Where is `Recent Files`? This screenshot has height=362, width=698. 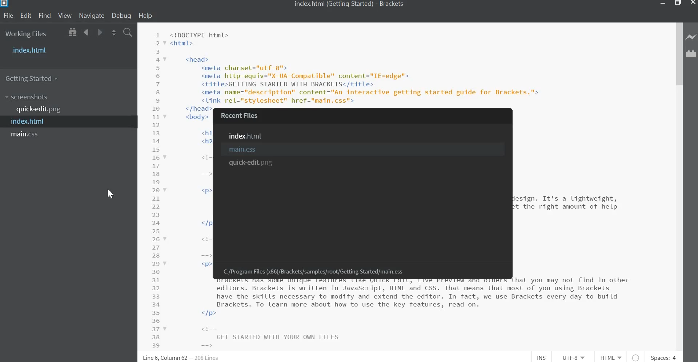
Recent Files is located at coordinates (244, 116).